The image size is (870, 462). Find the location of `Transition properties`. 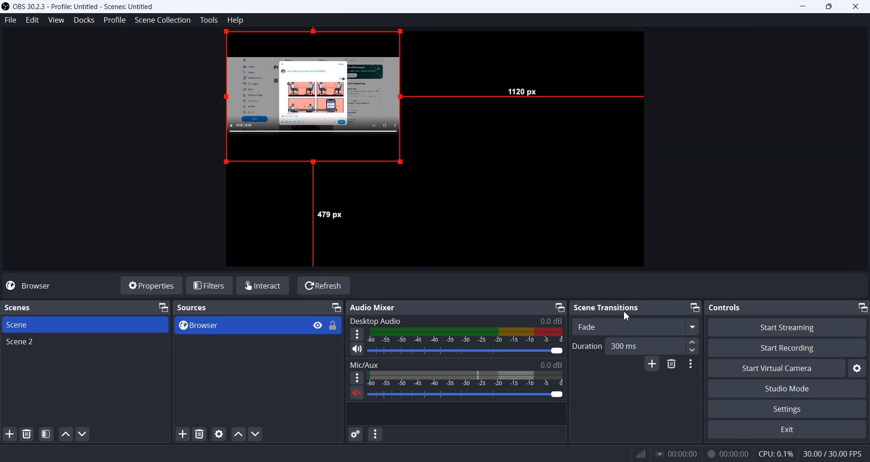

Transition properties is located at coordinates (689, 364).